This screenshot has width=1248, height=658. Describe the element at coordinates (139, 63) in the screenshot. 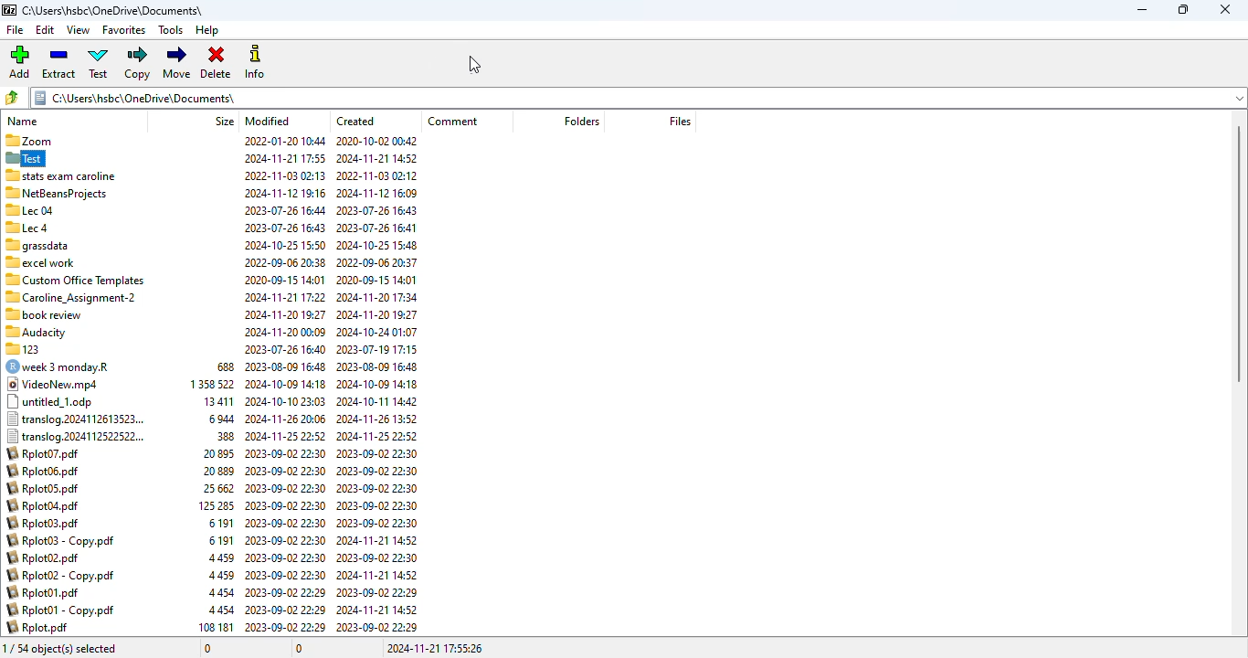

I see `copy` at that location.